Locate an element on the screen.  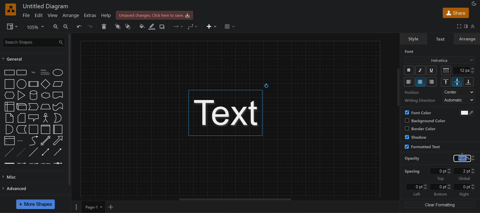
pages is located at coordinates (75, 207).